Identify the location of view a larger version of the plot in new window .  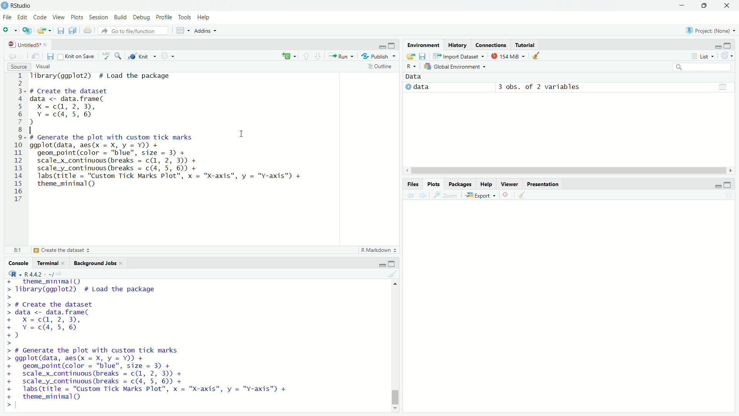
(446, 196).